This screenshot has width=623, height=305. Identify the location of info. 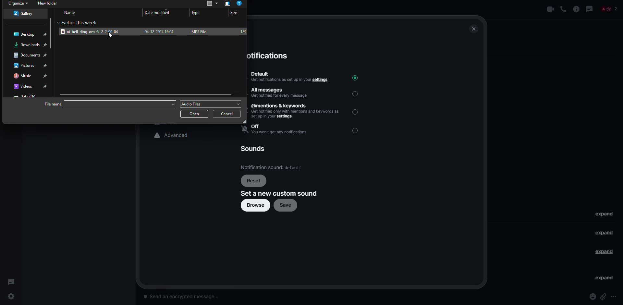
(576, 9).